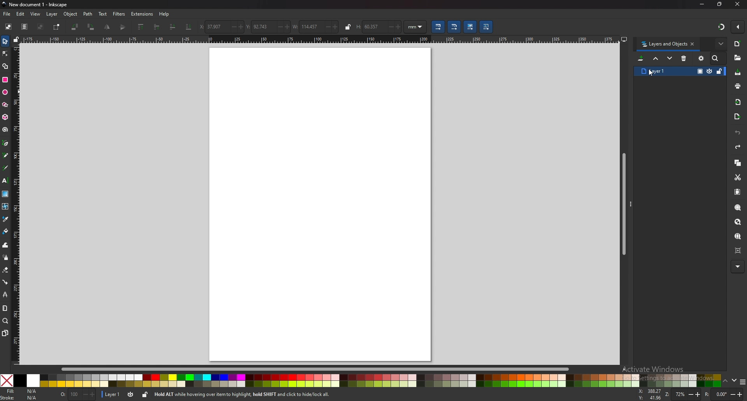 This screenshot has height=401, width=747. What do you see at coordinates (737, 236) in the screenshot?
I see `zoom page` at bounding box center [737, 236].